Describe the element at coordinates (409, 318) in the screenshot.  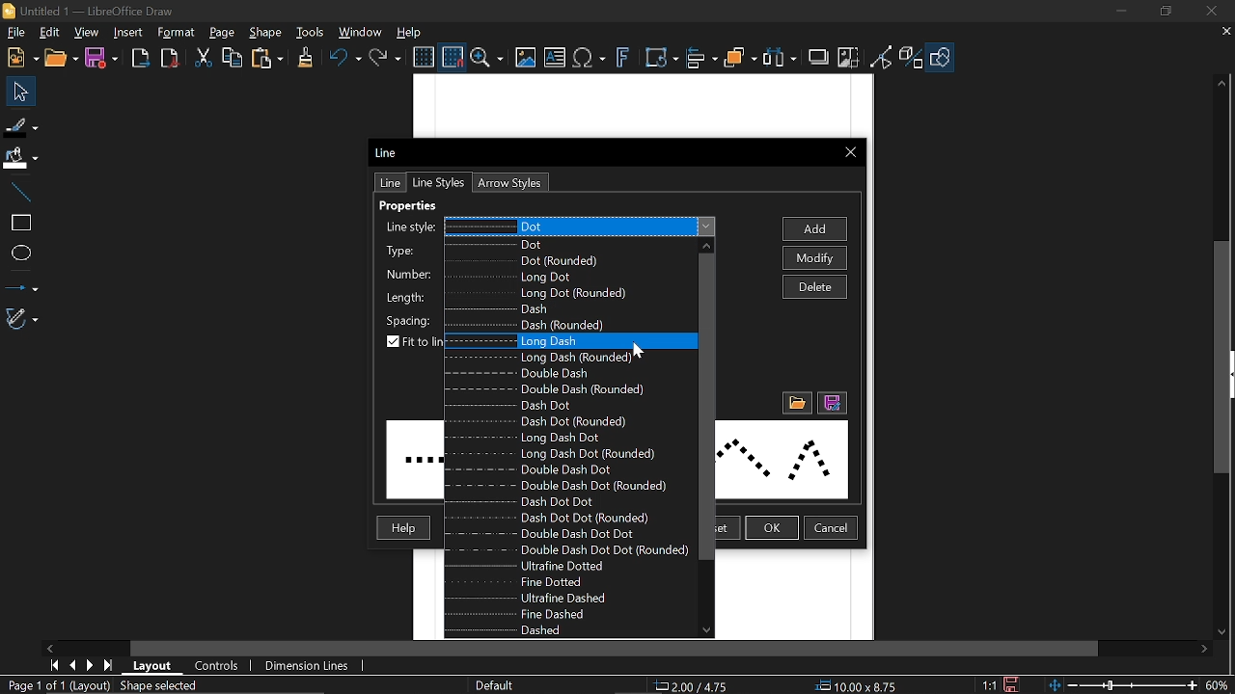
I see `Spacing:` at that location.